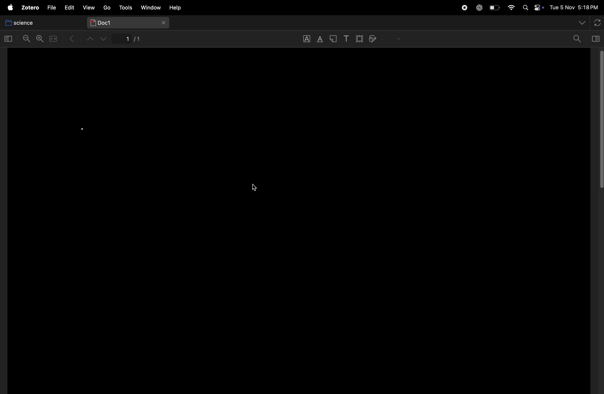 The image size is (604, 394). I want to click on view, so click(90, 8).